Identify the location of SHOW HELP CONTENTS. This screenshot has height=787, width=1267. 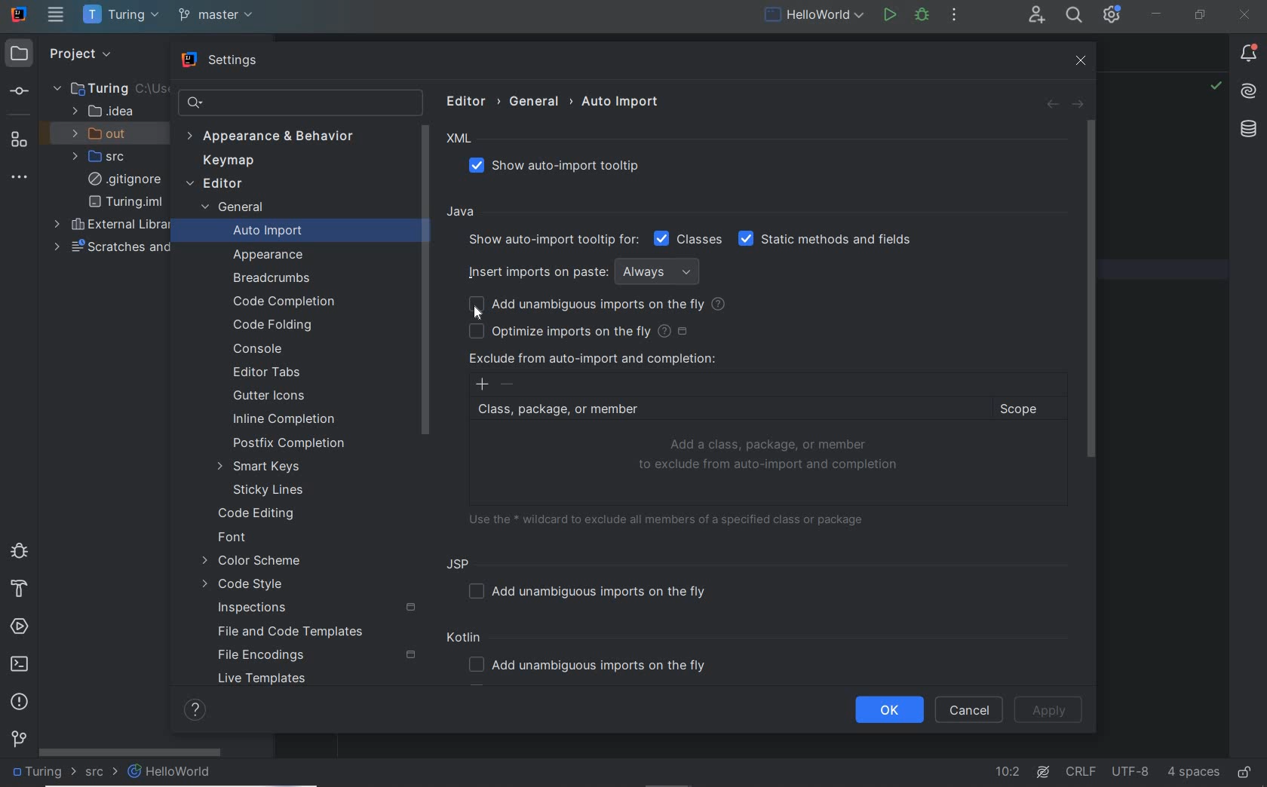
(195, 710).